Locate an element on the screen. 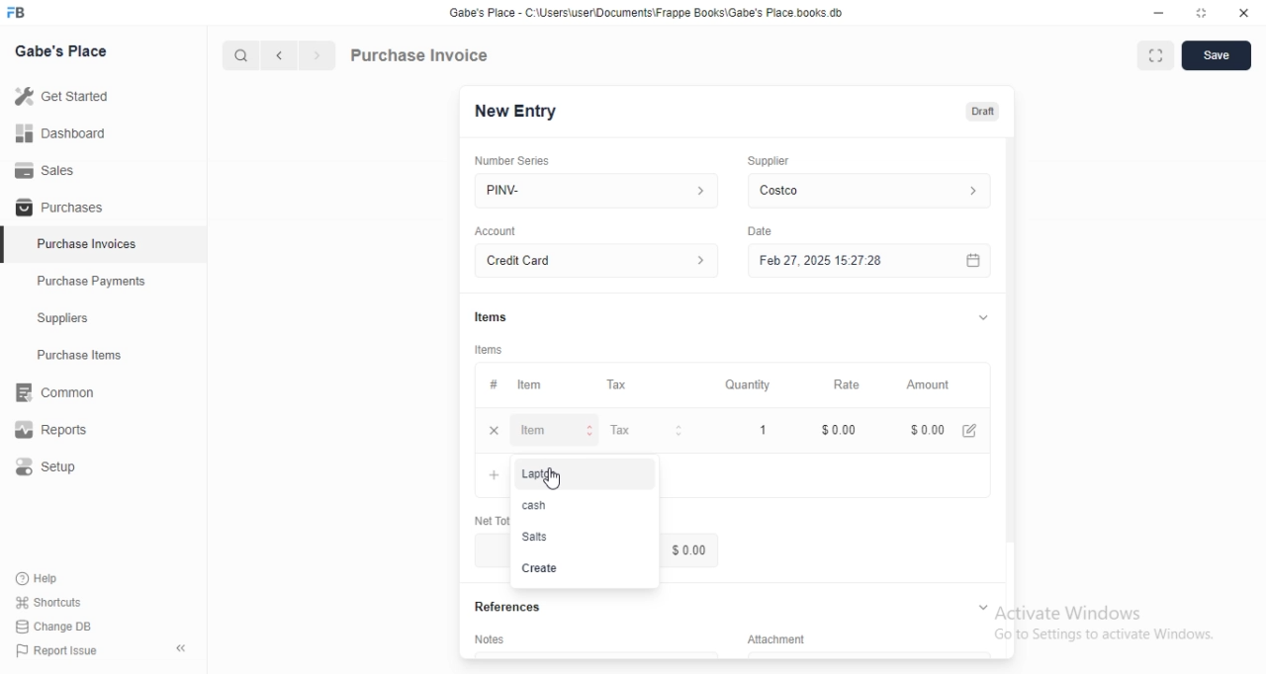 This screenshot has height=674, width=1266. Help is located at coordinates (48, 579).